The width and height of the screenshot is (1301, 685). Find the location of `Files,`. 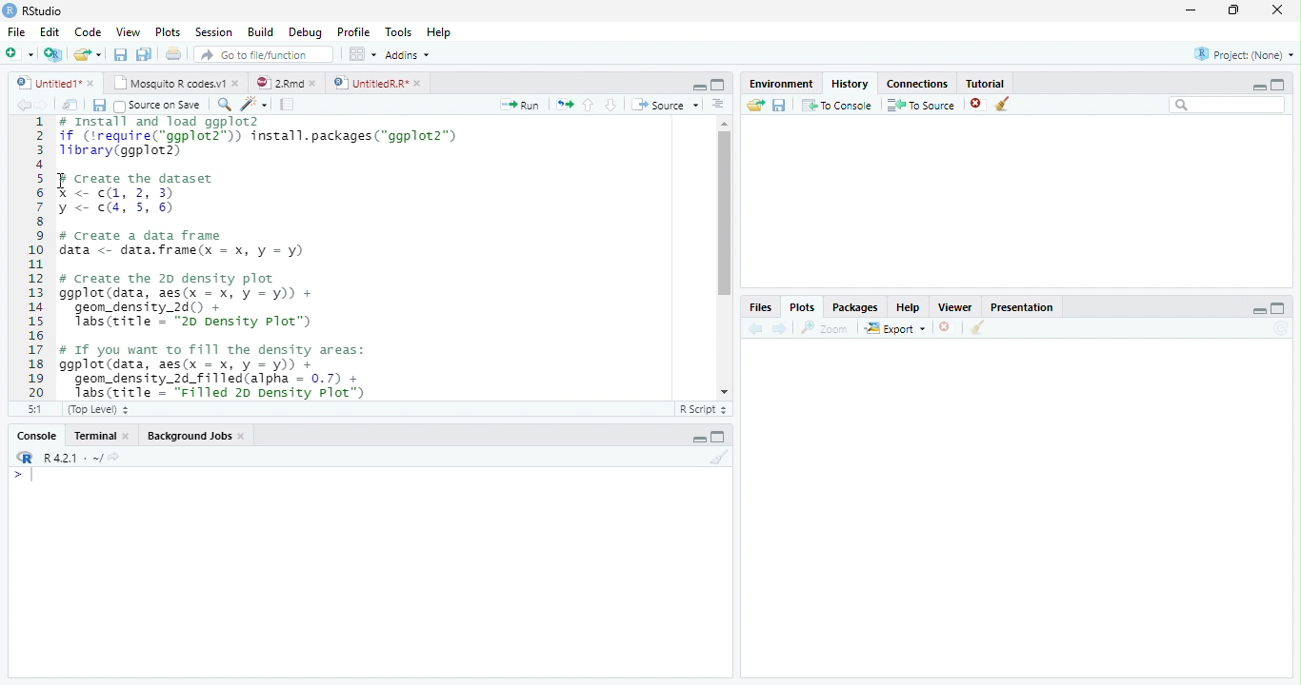

Files, is located at coordinates (757, 307).